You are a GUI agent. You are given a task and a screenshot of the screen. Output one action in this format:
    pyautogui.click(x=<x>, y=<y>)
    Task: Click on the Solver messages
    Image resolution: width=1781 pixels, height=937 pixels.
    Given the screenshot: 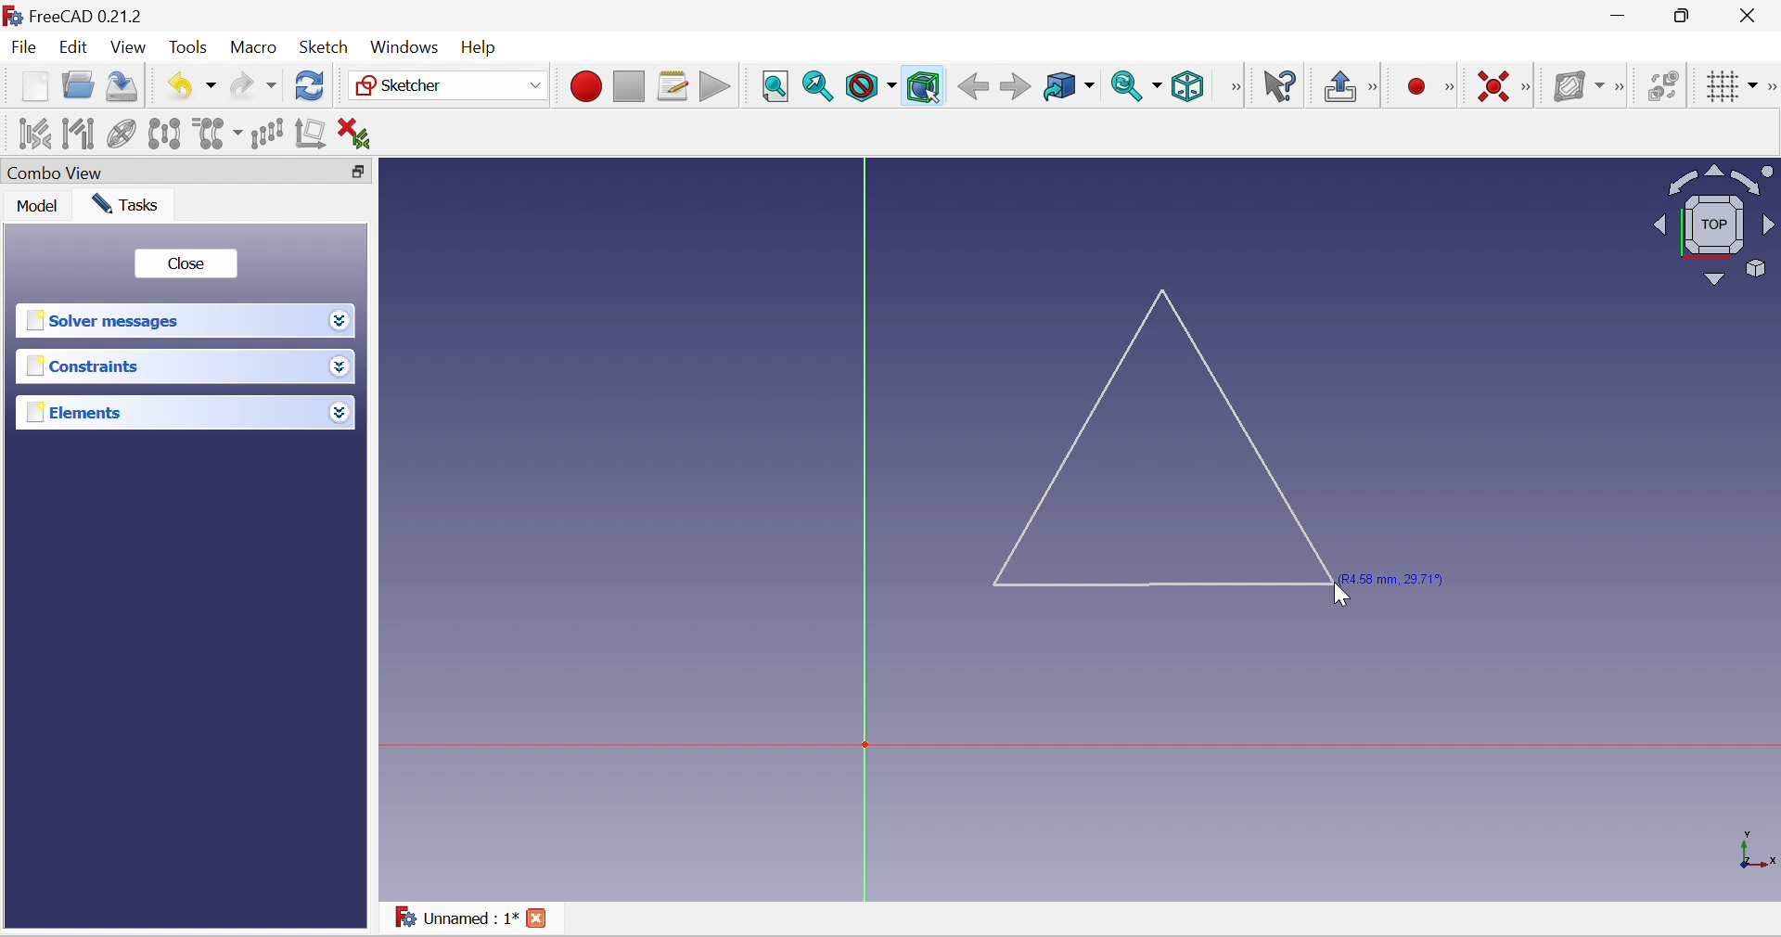 What is the action you would take?
    pyautogui.click(x=168, y=321)
    